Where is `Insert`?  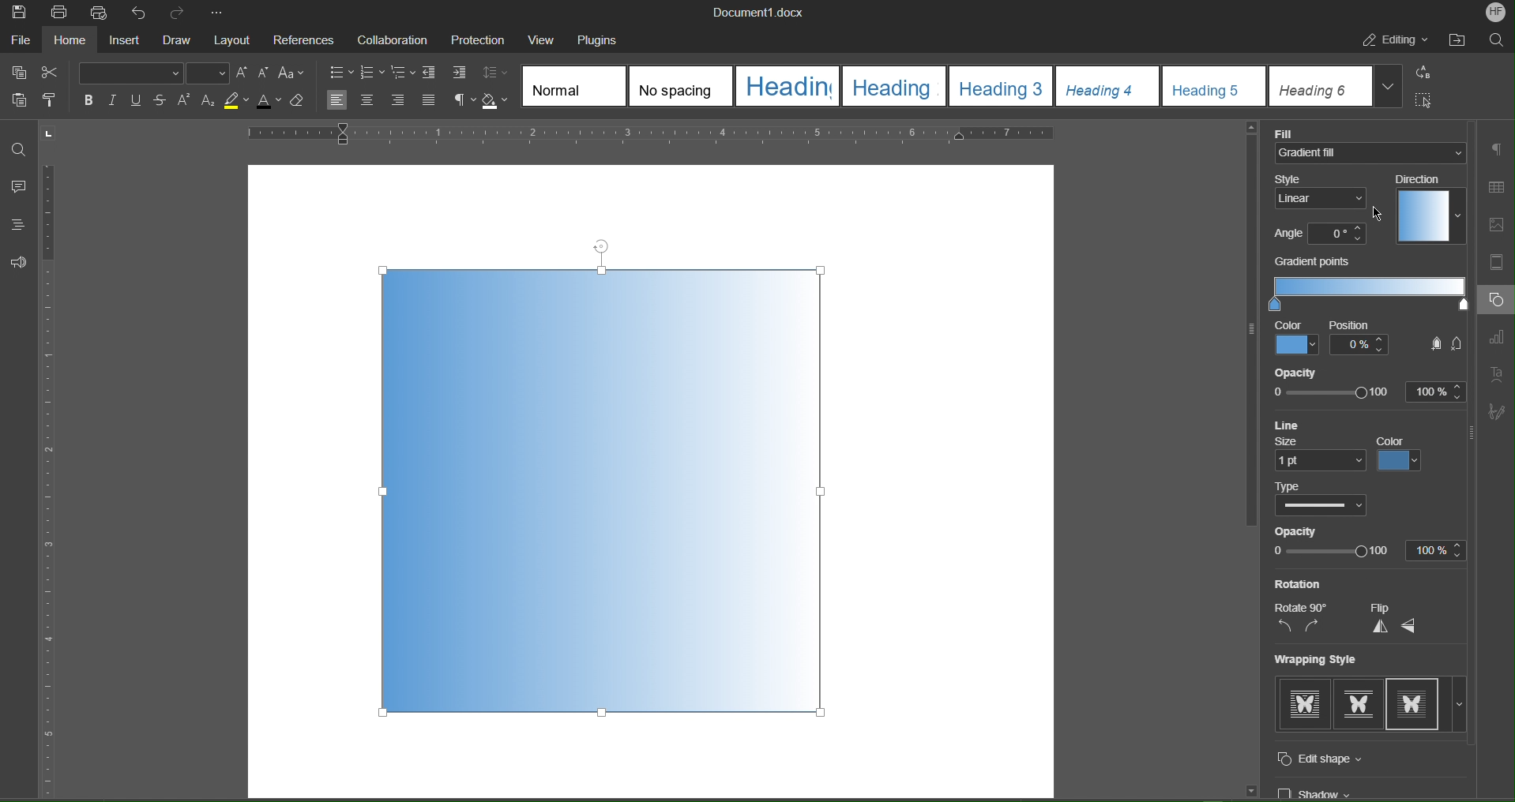 Insert is located at coordinates (123, 39).